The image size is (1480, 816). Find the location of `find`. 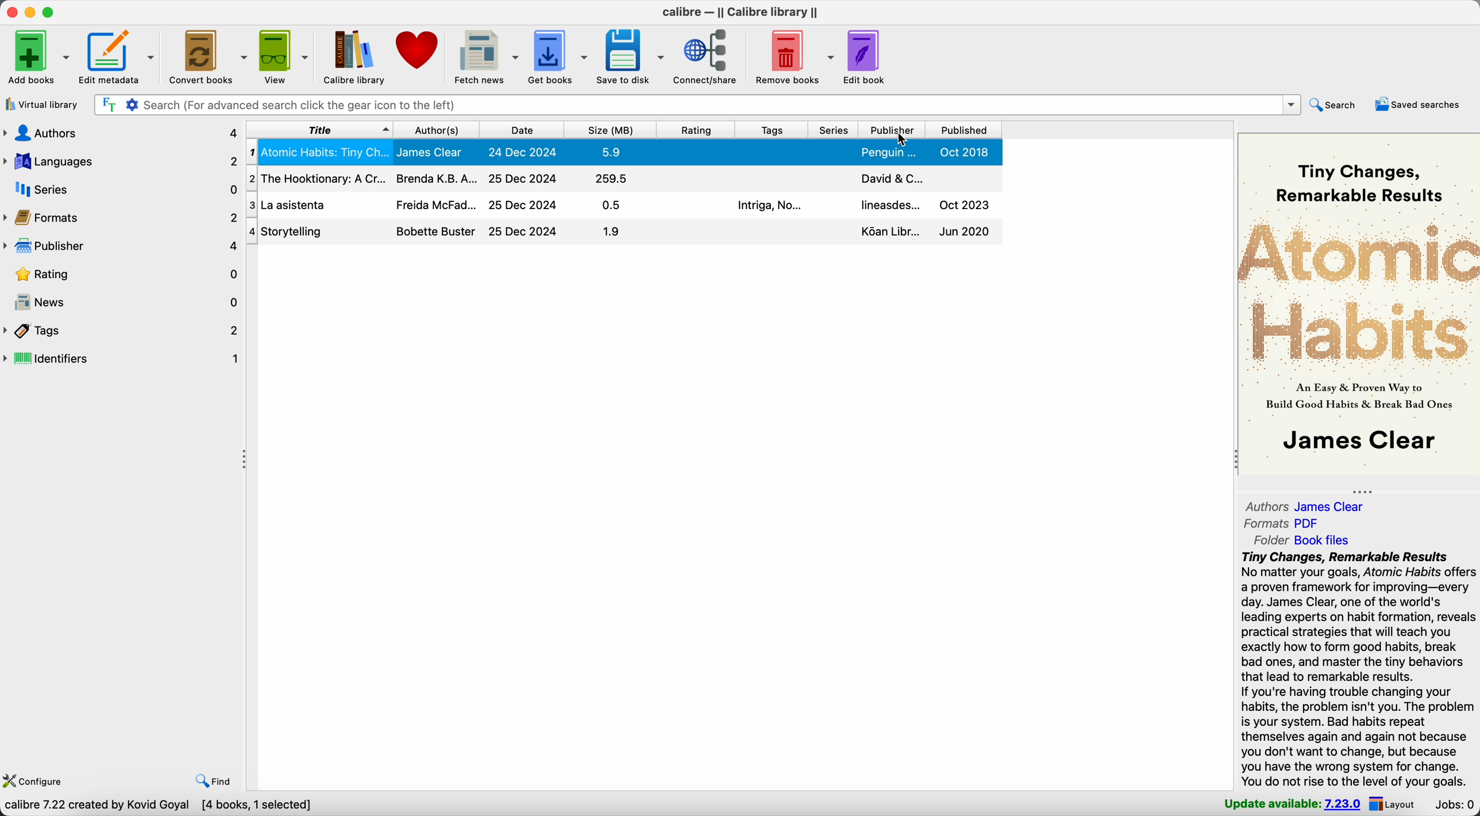

find is located at coordinates (214, 779).